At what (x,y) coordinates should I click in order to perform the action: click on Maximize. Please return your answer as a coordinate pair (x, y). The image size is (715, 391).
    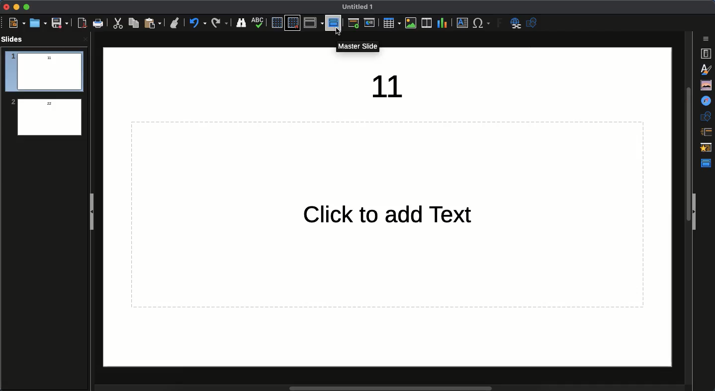
    Looking at the image, I should click on (26, 7).